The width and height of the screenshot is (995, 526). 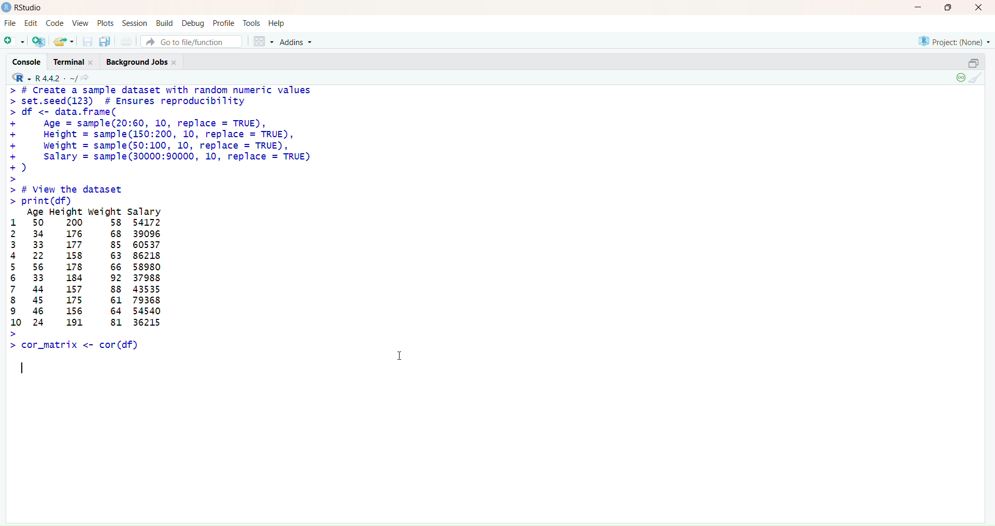 I want to click on Minimize, so click(x=918, y=8).